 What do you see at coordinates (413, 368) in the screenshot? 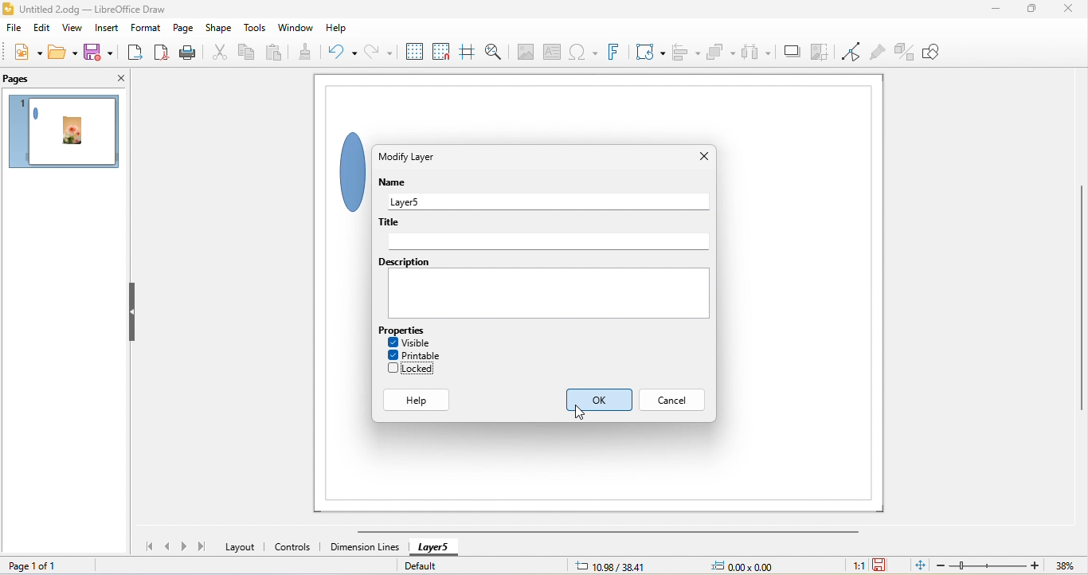
I see `disable lock option` at bounding box center [413, 368].